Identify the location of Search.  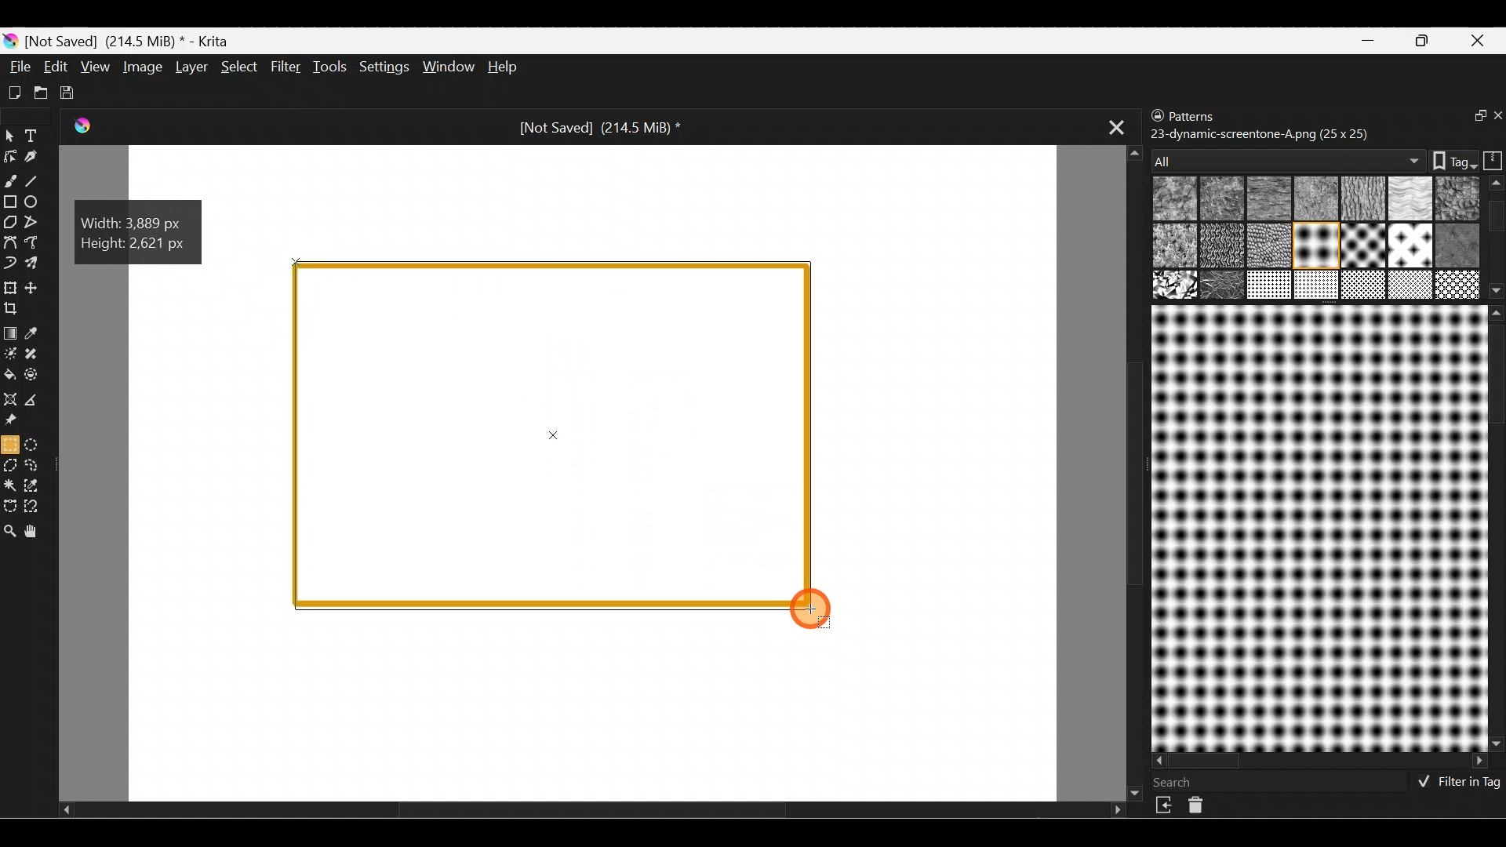
(1182, 782).